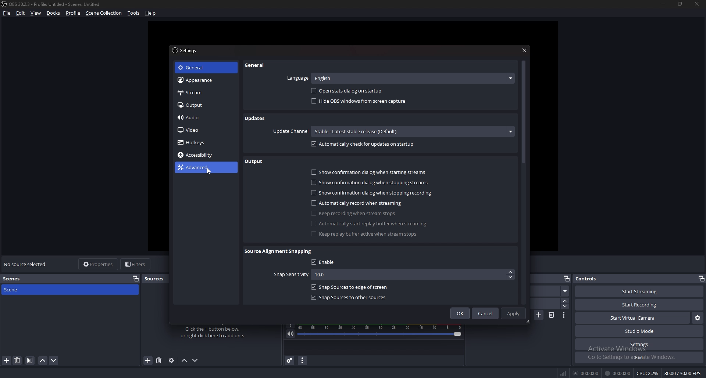 This screenshot has width=706, height=378. What do you see at coordinates (697, 4) in the screenshot?
I see `close` at bounding box center [697, 4].